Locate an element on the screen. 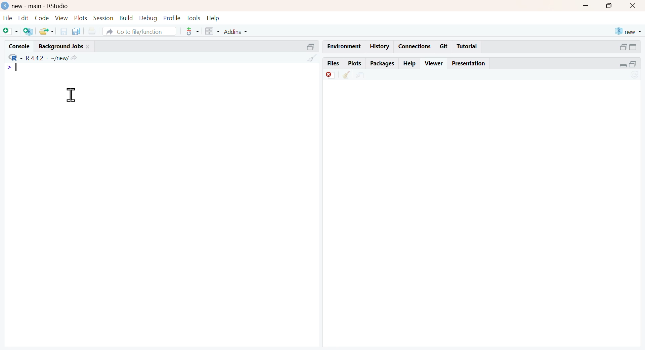  open existing file is located at coordinates (45, 31).